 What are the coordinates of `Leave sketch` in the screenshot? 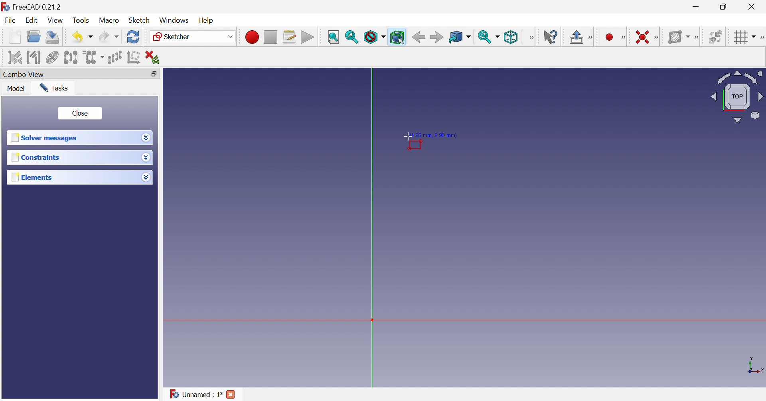 It's located at (576, 37).